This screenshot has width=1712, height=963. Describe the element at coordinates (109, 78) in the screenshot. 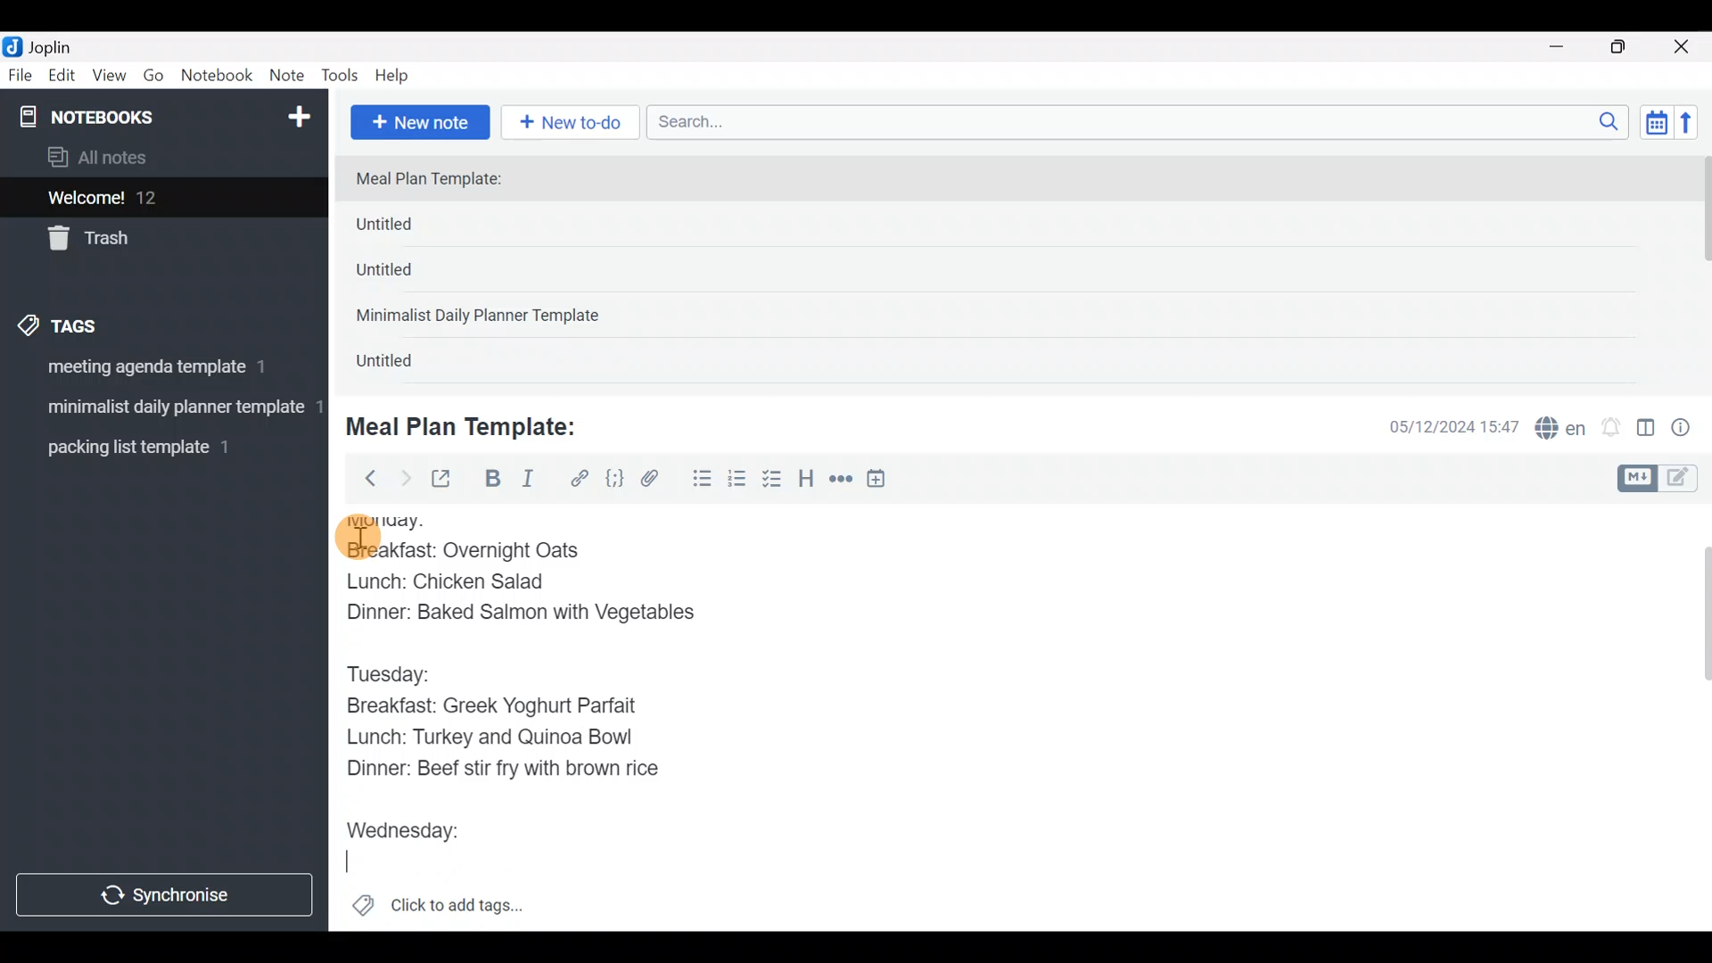

I see `View` at that location.